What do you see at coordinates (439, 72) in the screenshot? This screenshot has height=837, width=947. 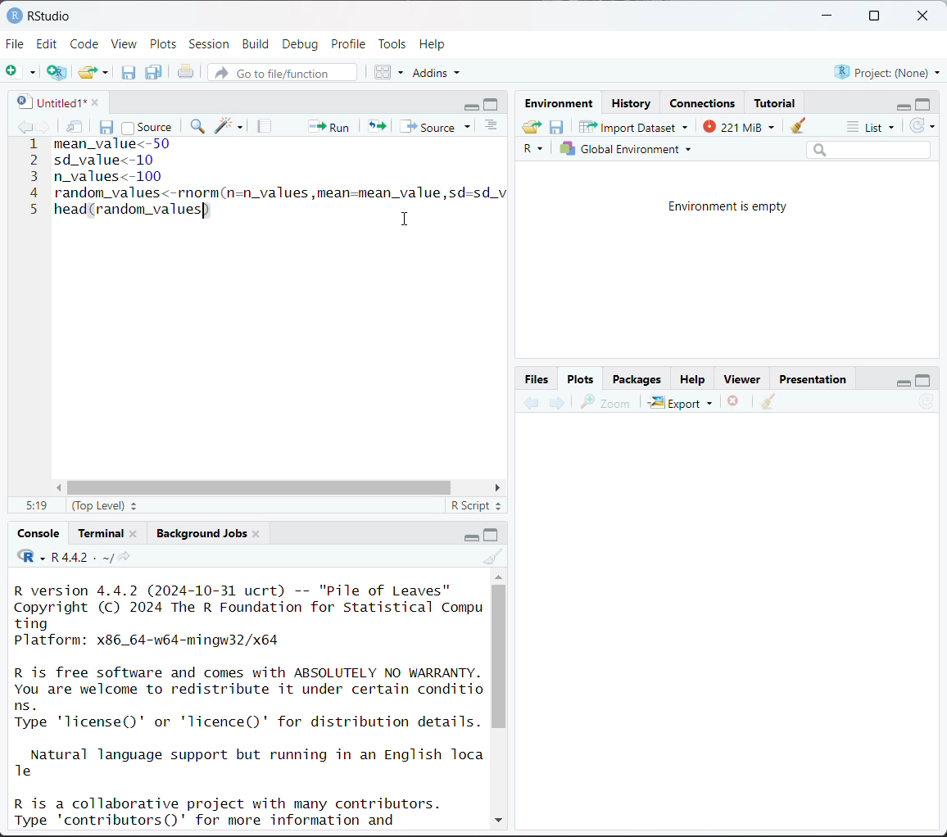 I see `addins` at bounding box center [439, 72].